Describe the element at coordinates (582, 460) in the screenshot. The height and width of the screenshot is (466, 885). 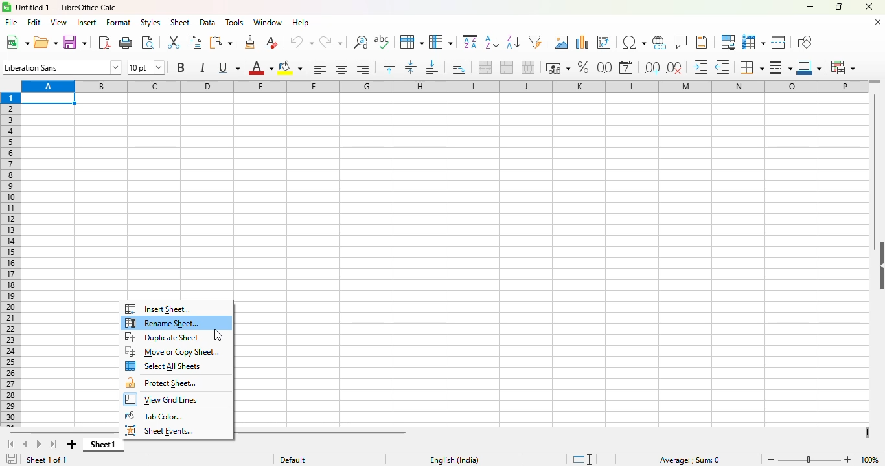
I see `standard selection` at that location.